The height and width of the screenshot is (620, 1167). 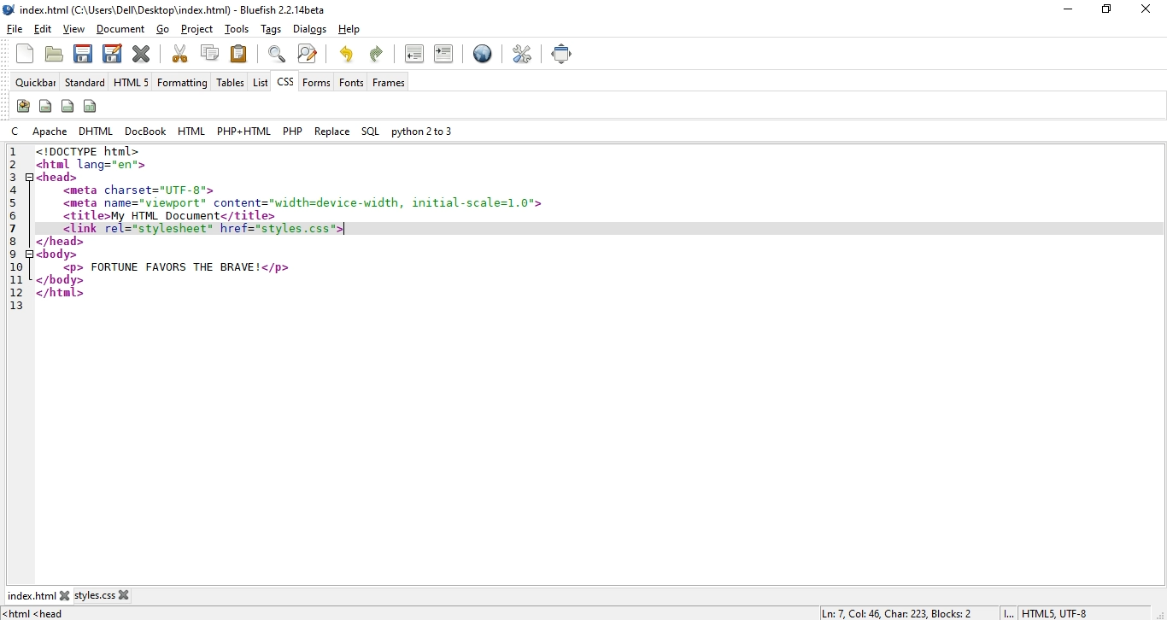 I want to click on 5, so click(x=24, y=203).